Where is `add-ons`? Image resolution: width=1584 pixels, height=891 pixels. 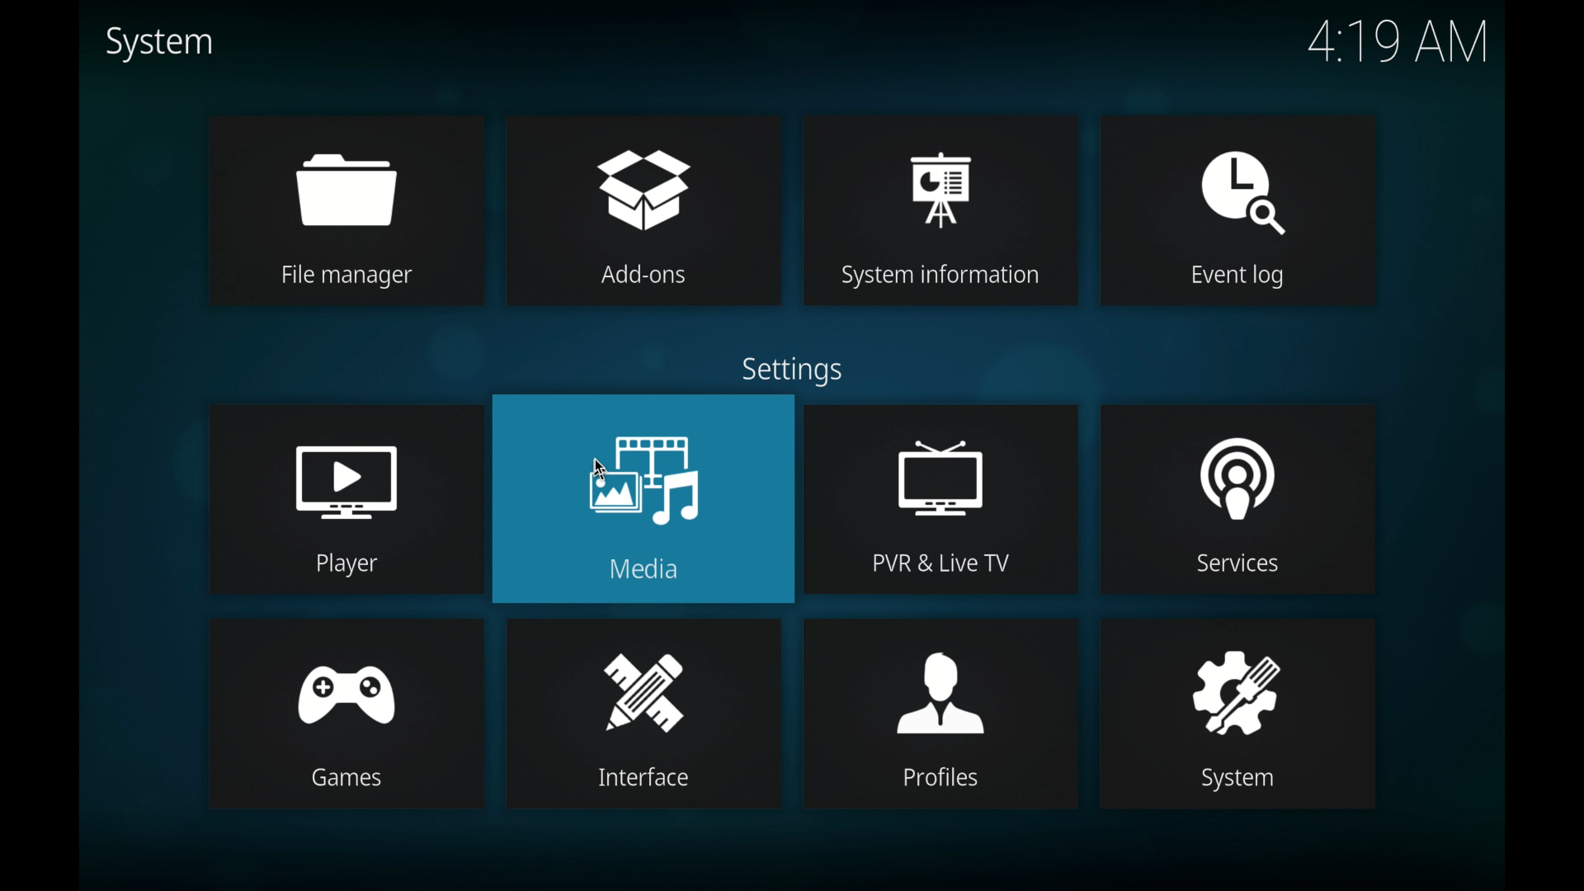 add-ons is located at coordinates (643, 210).